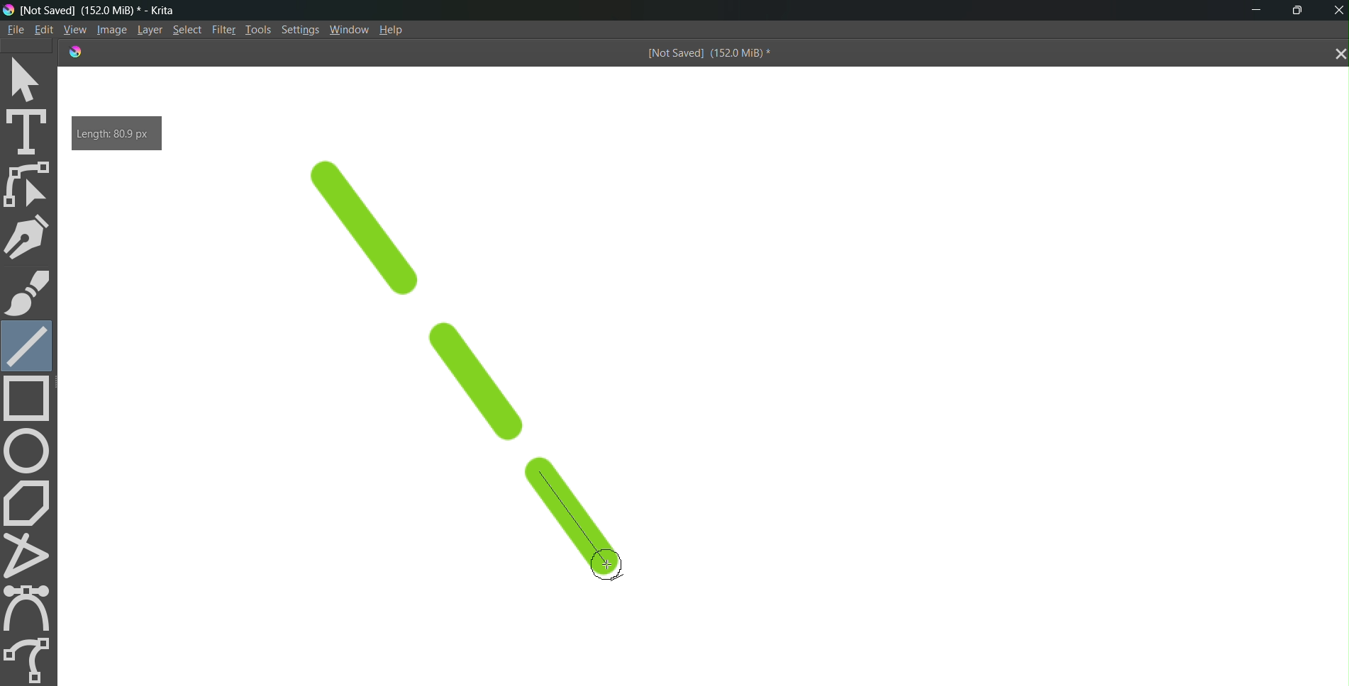 The image size is (1349, 686). What do you see at coordinates (30, 658) in the screenshot?
I see `freehand` at bounding box center [30, 658].